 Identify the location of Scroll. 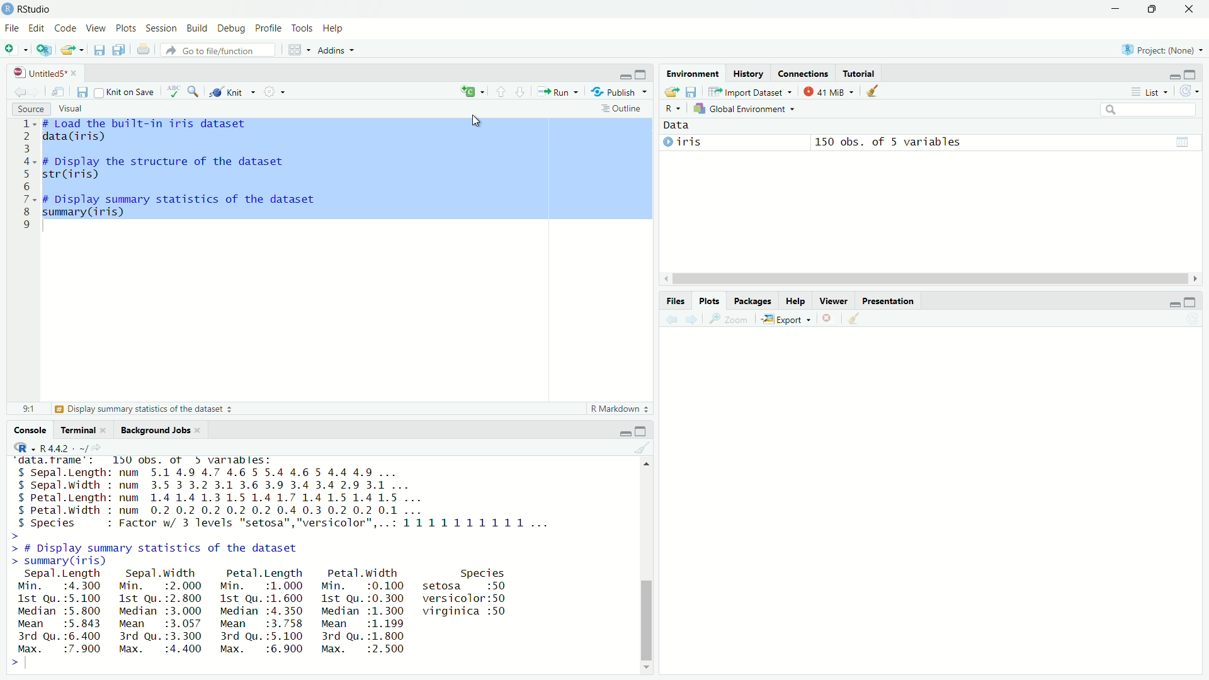
(930, 278).